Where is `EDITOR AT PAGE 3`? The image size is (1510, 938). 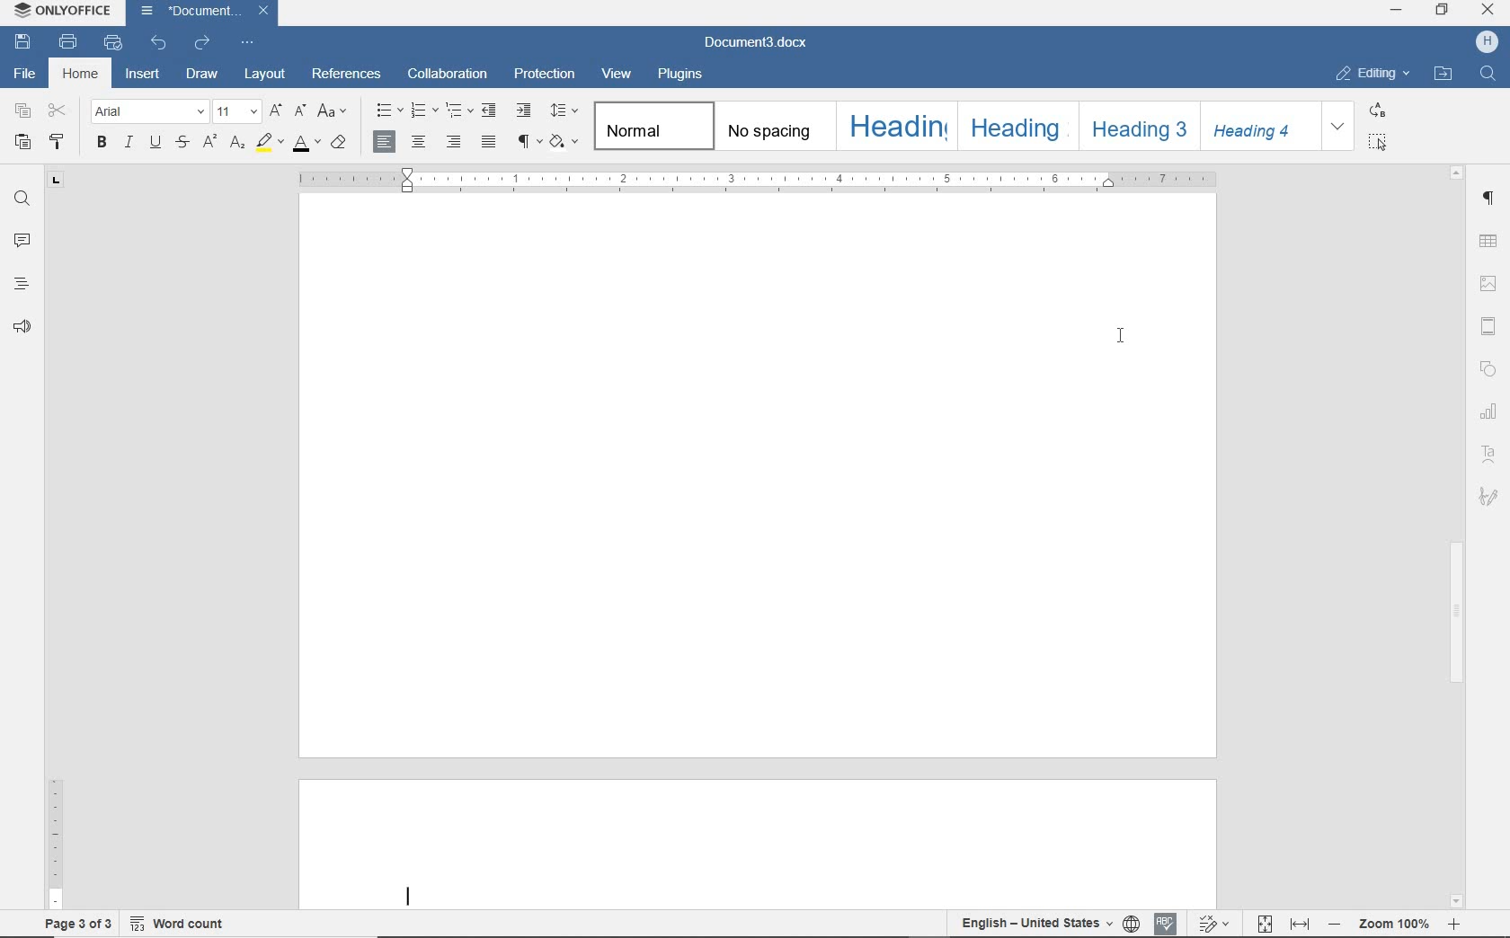
EDITOR AT PAGE 3 is located at coordinates (416, 897).